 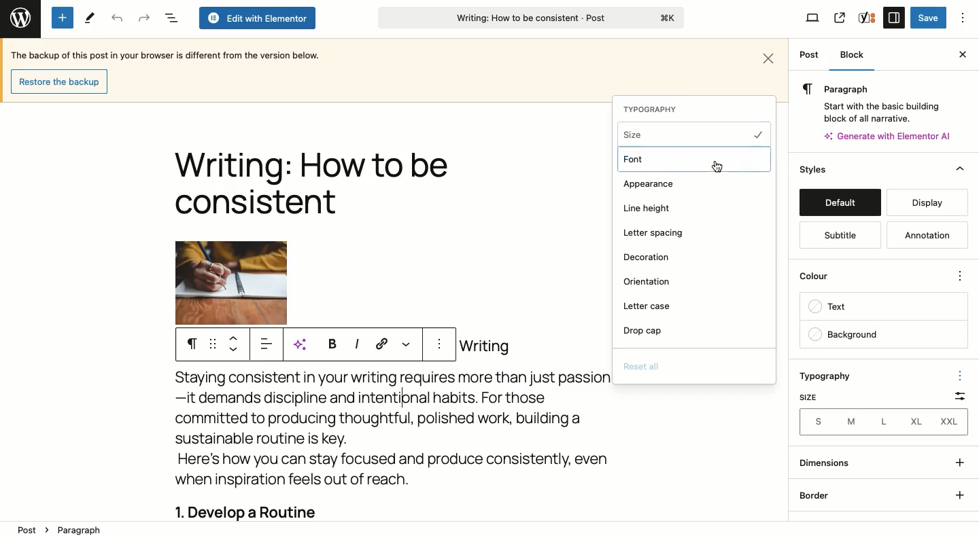 I want to click on Drag, so click(x=213, y=344).